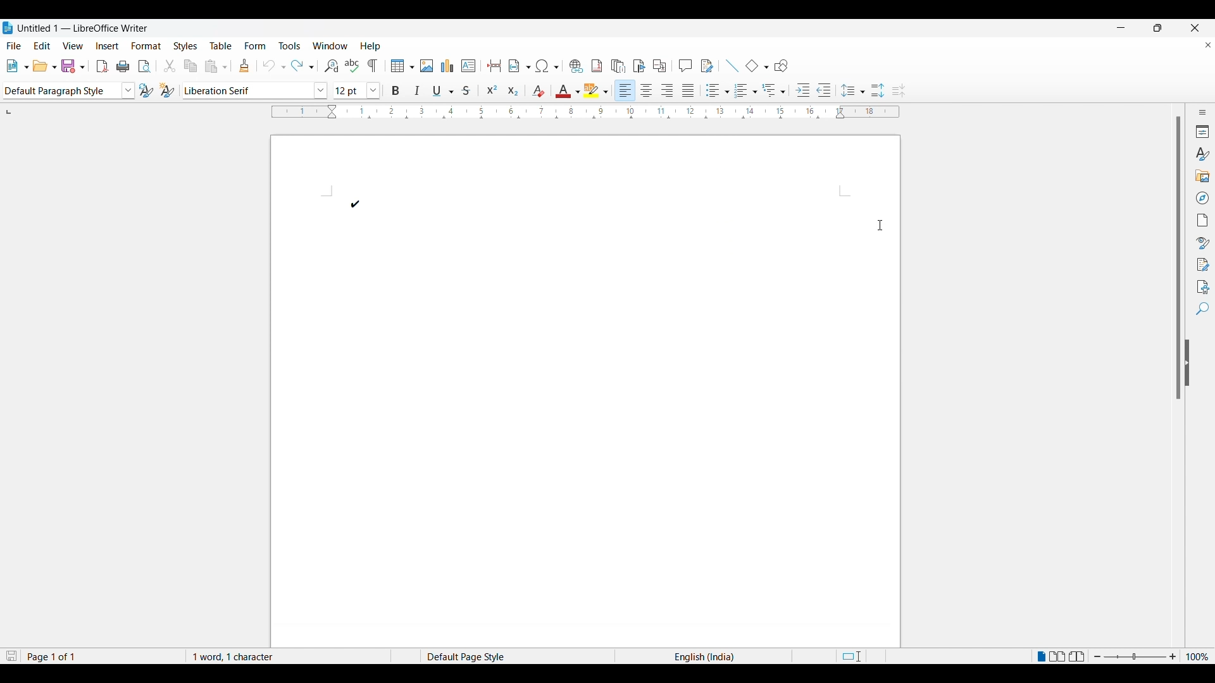  Describe the element at coordinates (290, 44) in the screenshot. I see `Tools` at that location.